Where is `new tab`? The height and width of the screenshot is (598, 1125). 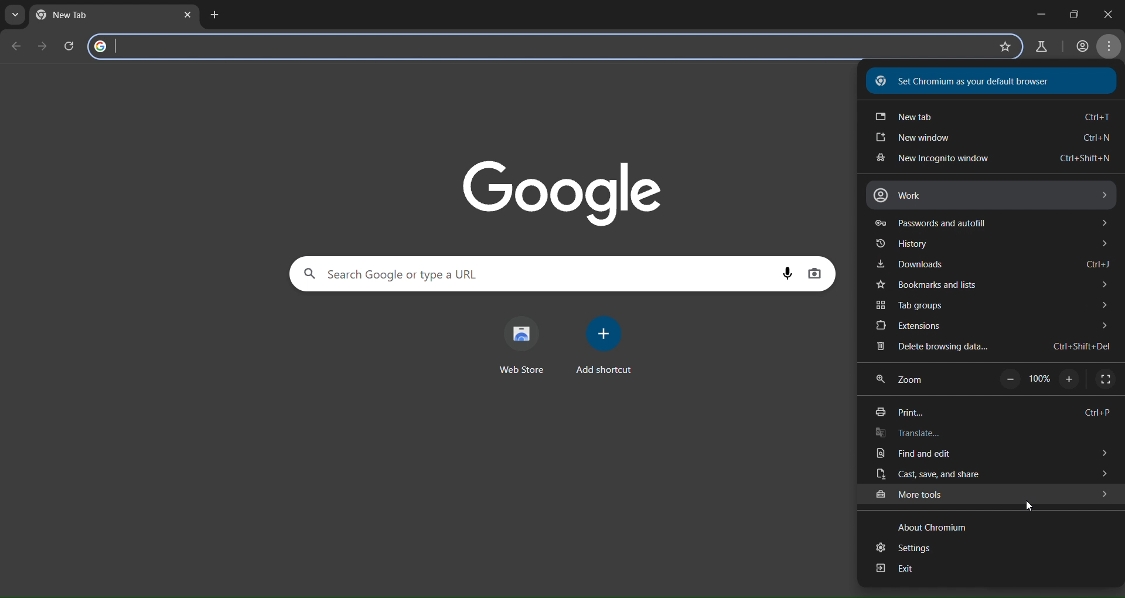
new tab is located at coordinates (992, 115).